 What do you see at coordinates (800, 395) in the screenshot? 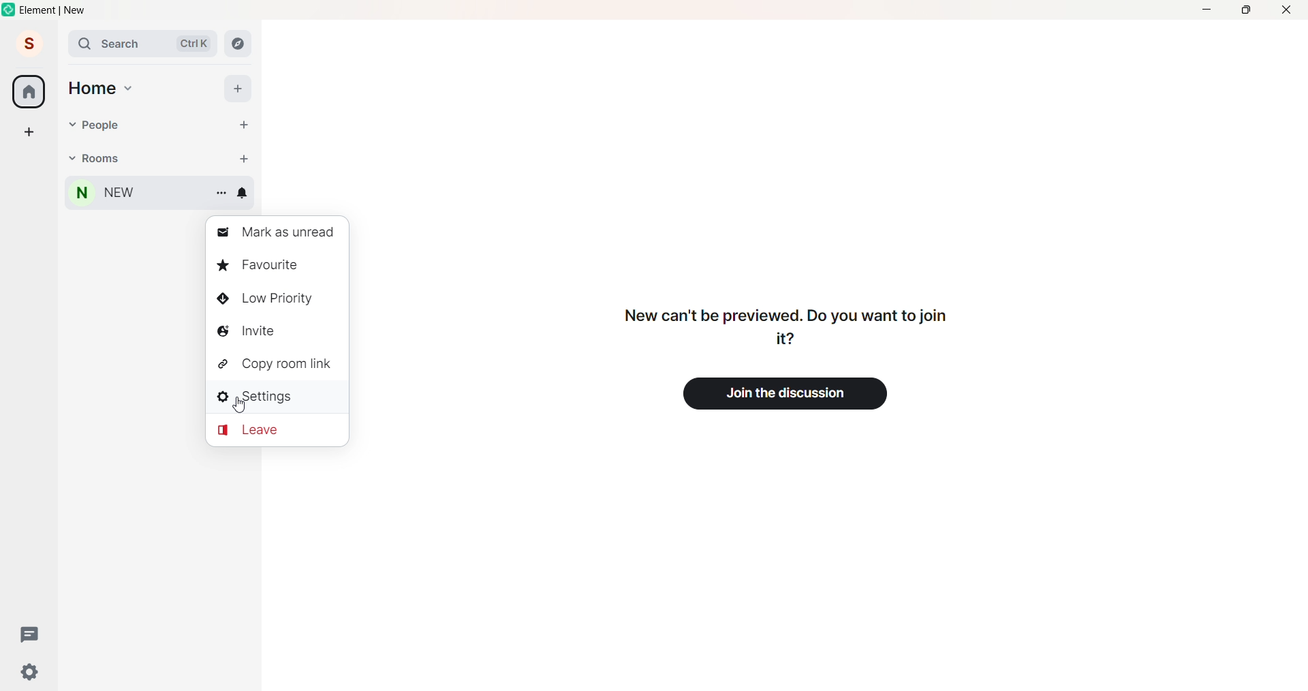
I see `join the discussion` at bounding box center [800, 395].